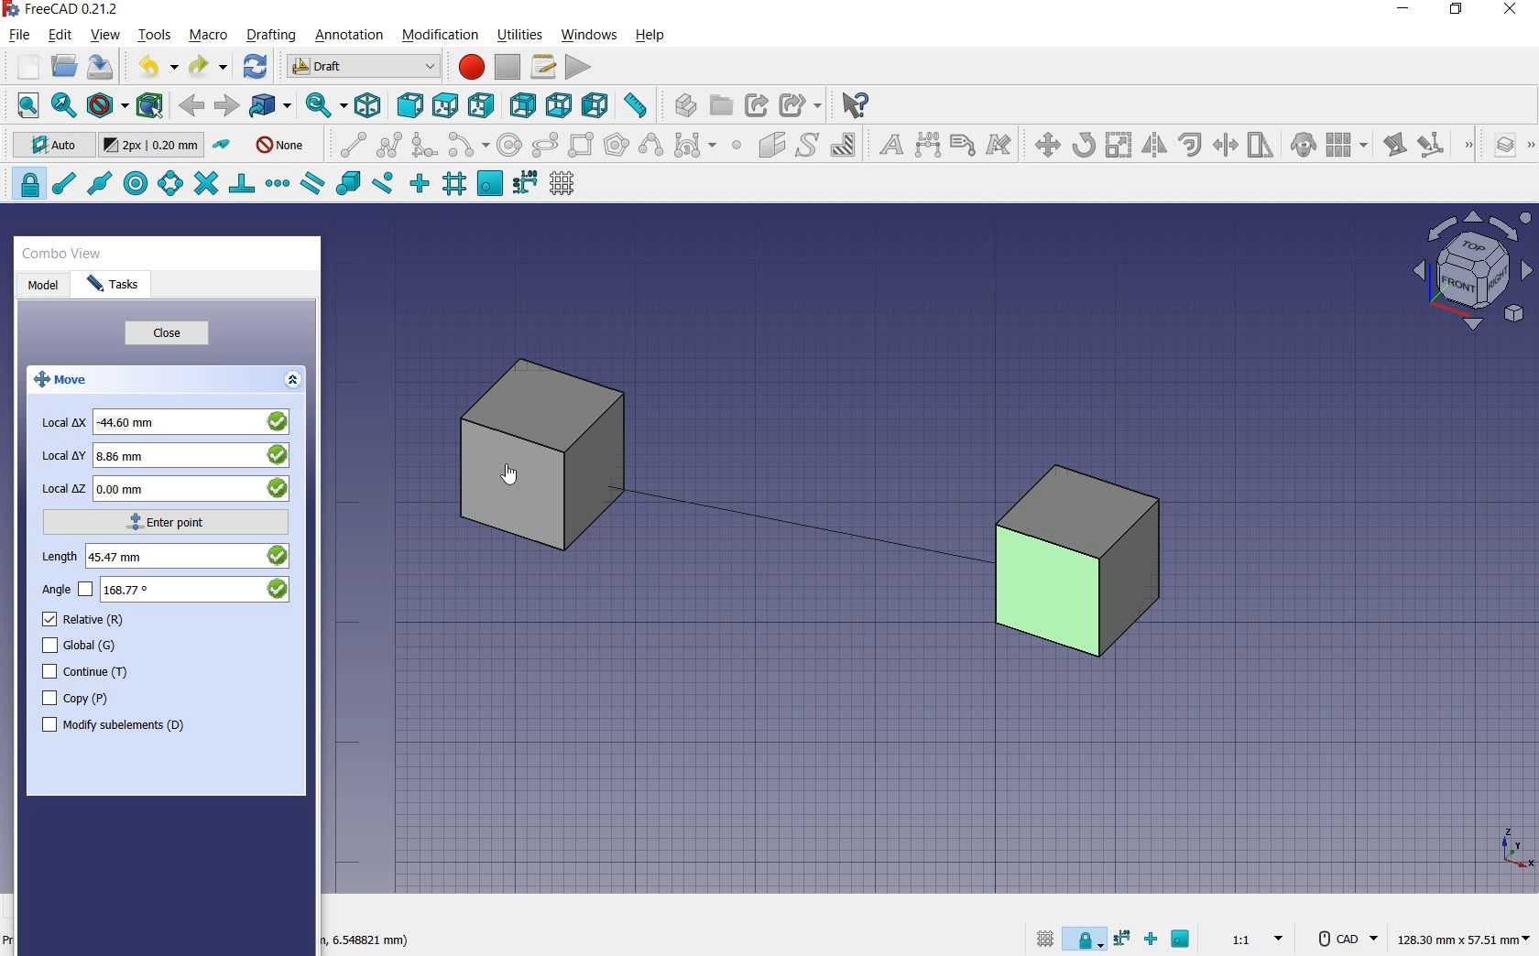 This screenshot has width=1539, height=956. What do you see at coordinates (295, 380) in the screenshot?
I see `expand` at bounding box center [295, 380].